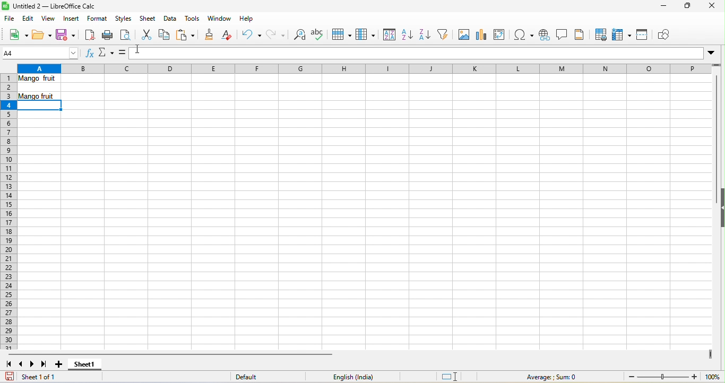 The height and width of the screenshot is (383, 725). What do you see at coordinates (65, 34) in the screenshot?
I see `save` at bounding box center [65, 34].